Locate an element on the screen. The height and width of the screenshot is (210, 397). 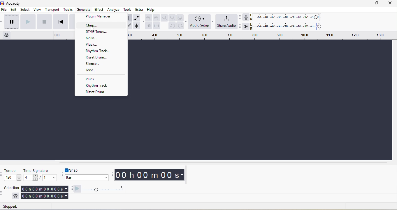
risset drum is located at coordinates (96, 92).